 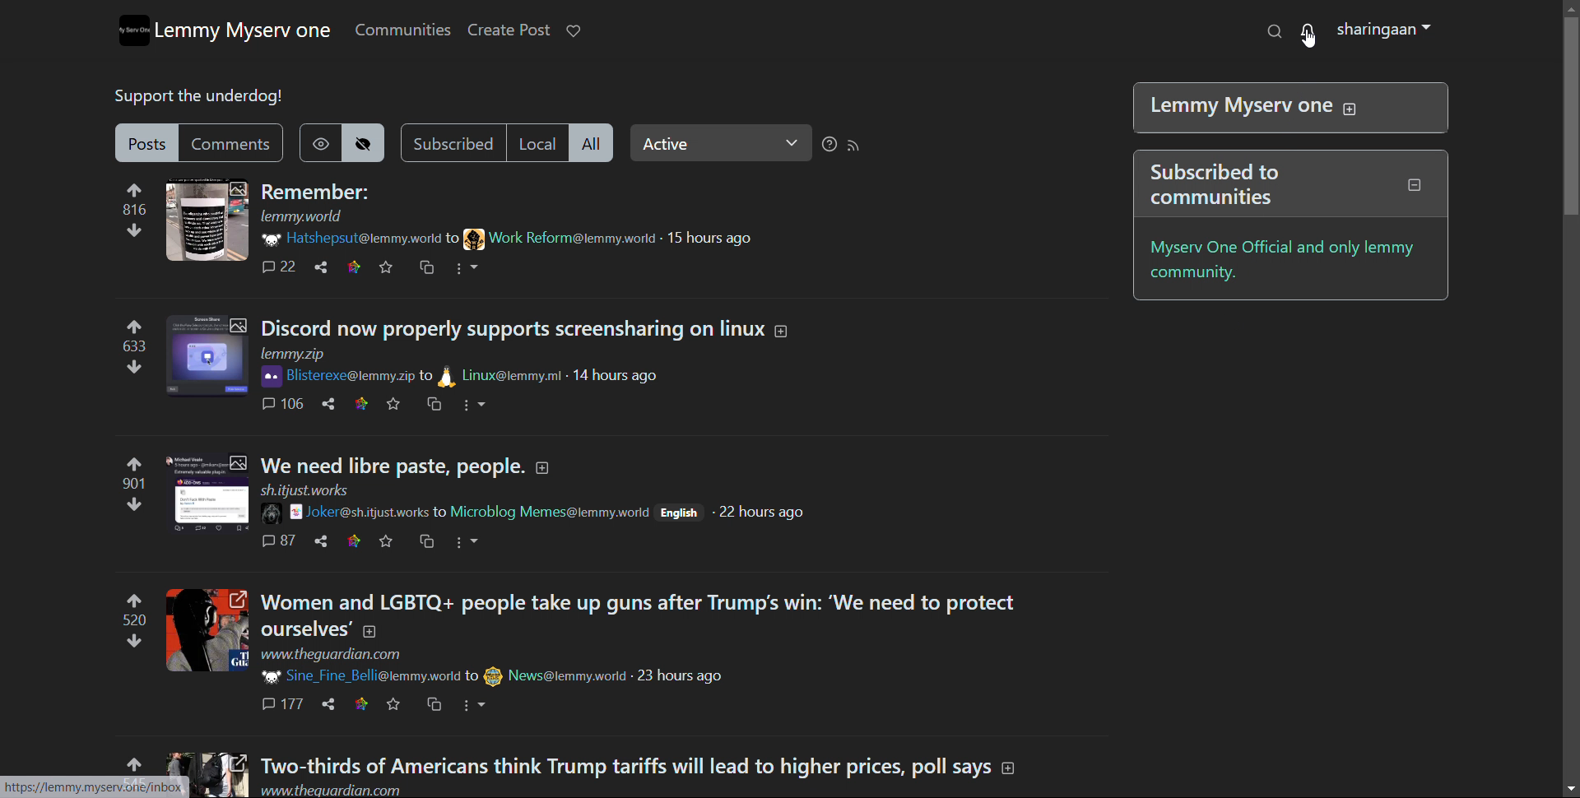 I want to click on posts, so click(x=146, y=142).